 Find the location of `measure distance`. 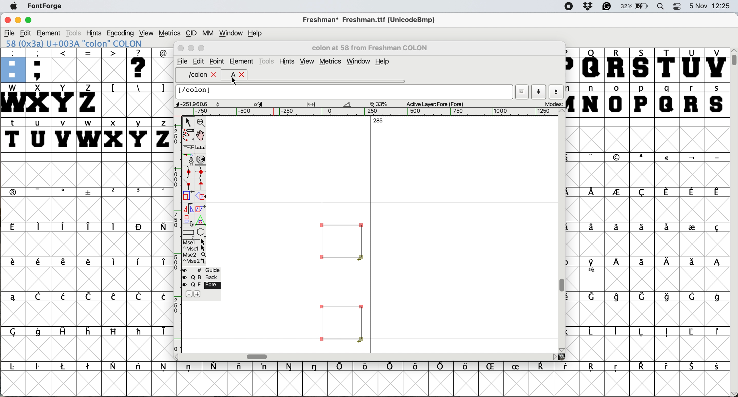

measure distance is located at coordinates (201, 146).